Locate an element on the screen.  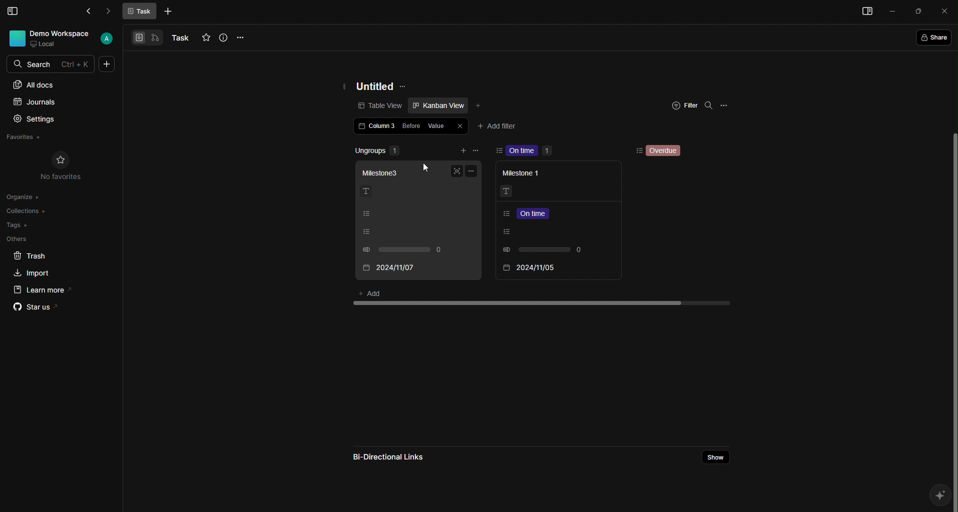
Sorting is located at coordinates (638, 150).